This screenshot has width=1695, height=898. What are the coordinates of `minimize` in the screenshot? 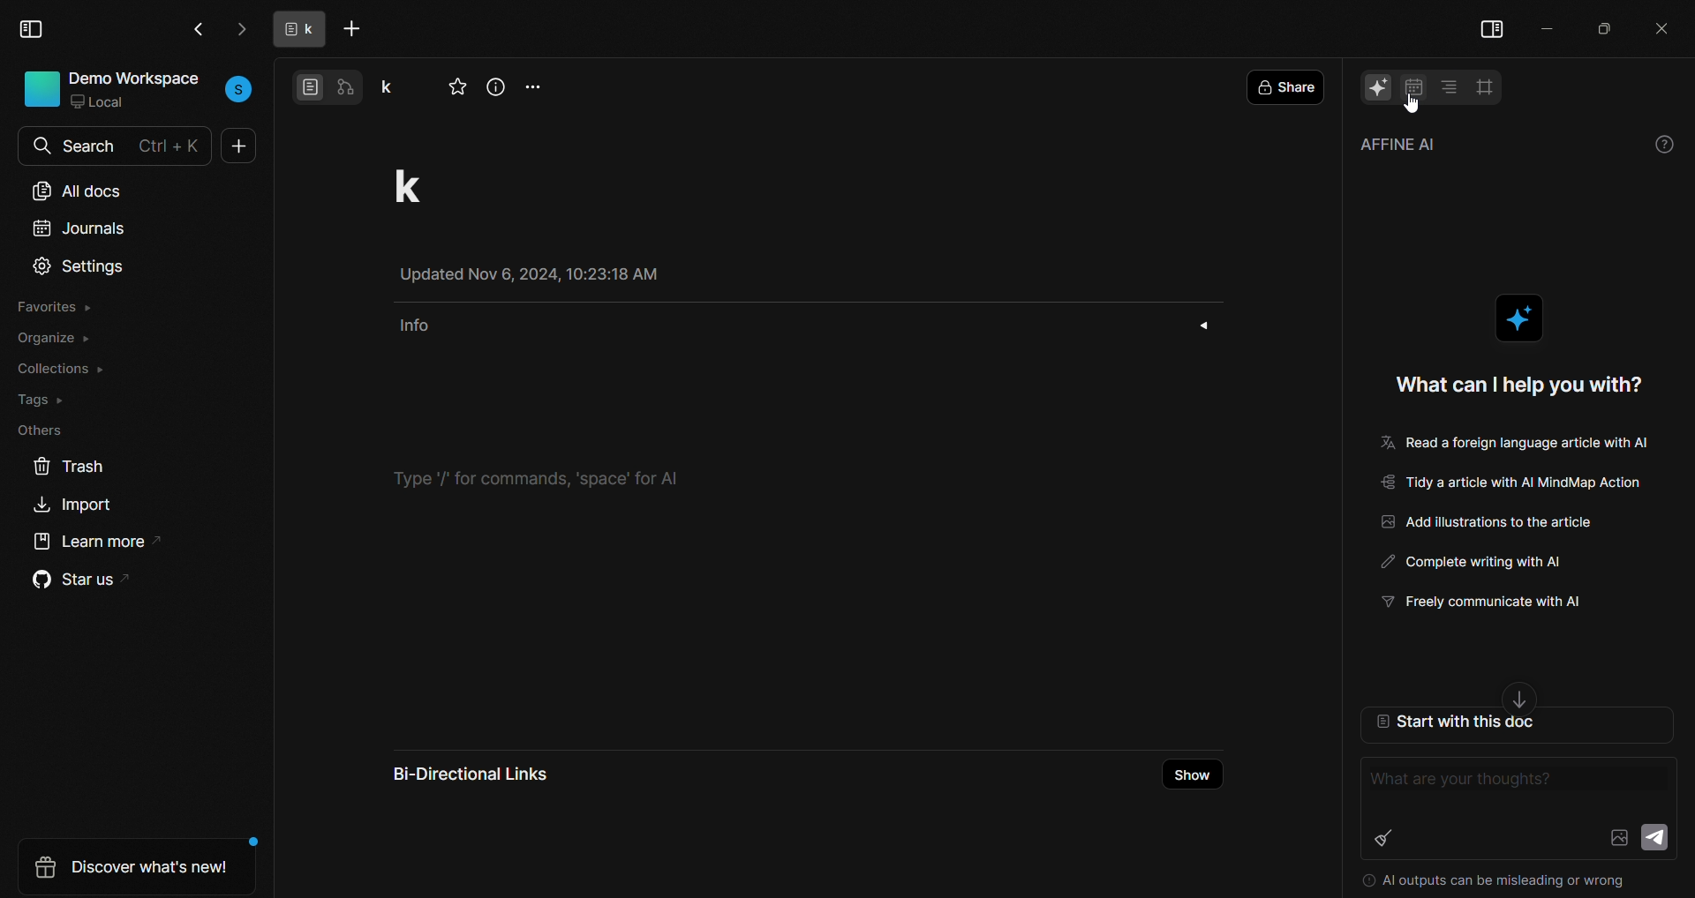 It's located at (1551, 26).